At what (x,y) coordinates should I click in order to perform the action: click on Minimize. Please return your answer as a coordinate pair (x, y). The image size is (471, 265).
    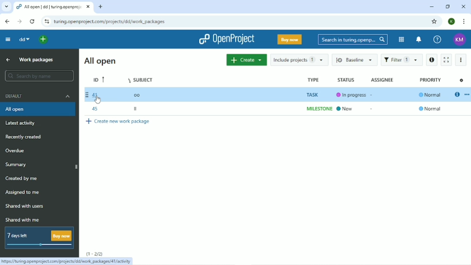
    Looking at the image, I should click on (431, 6).